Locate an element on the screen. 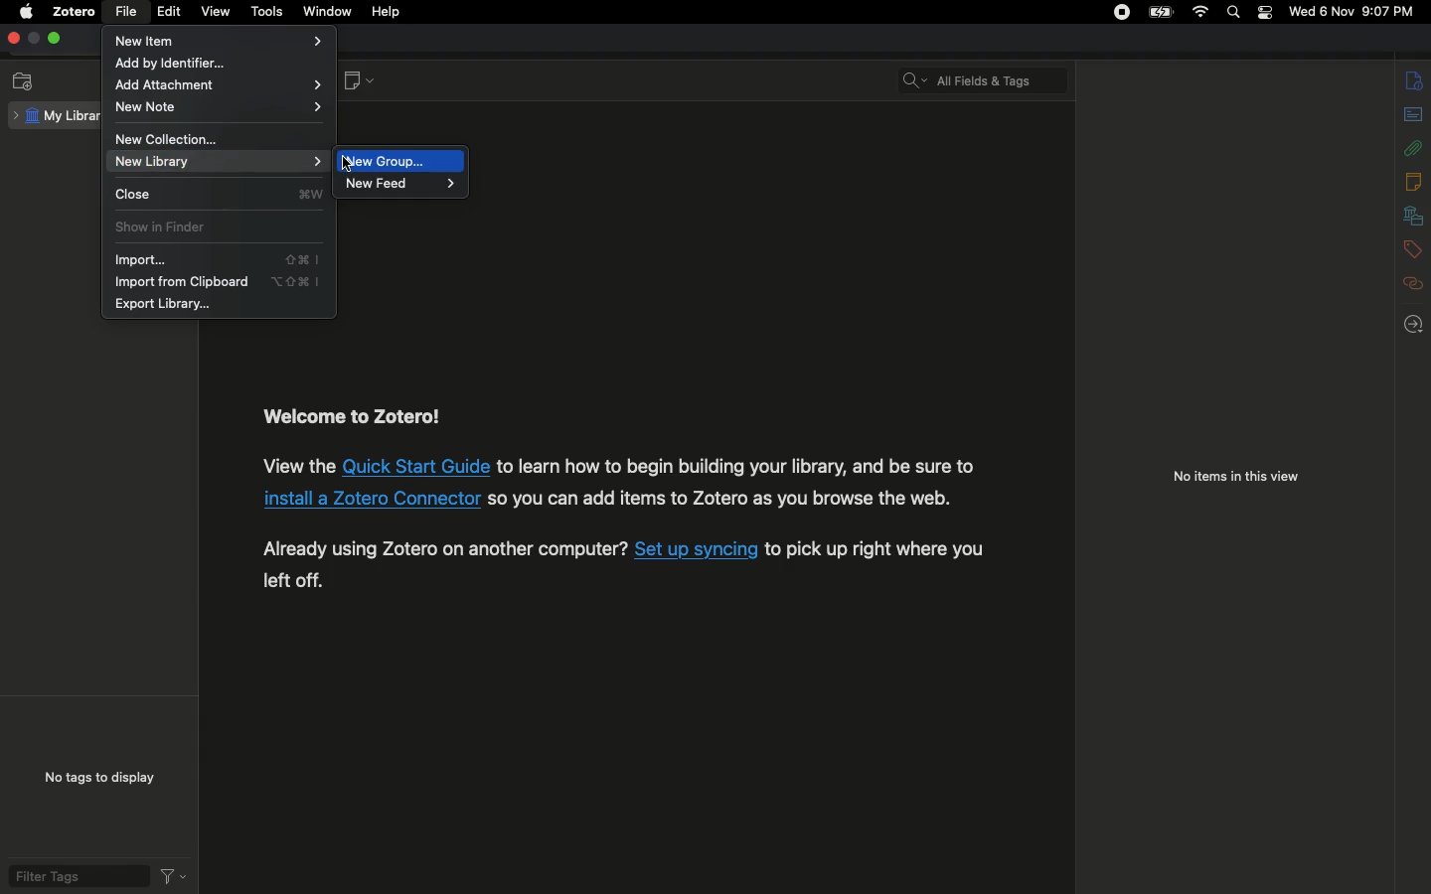 The height and width of the screenshot is (894, 1431). Locate is located at coordinates (1417, 324).